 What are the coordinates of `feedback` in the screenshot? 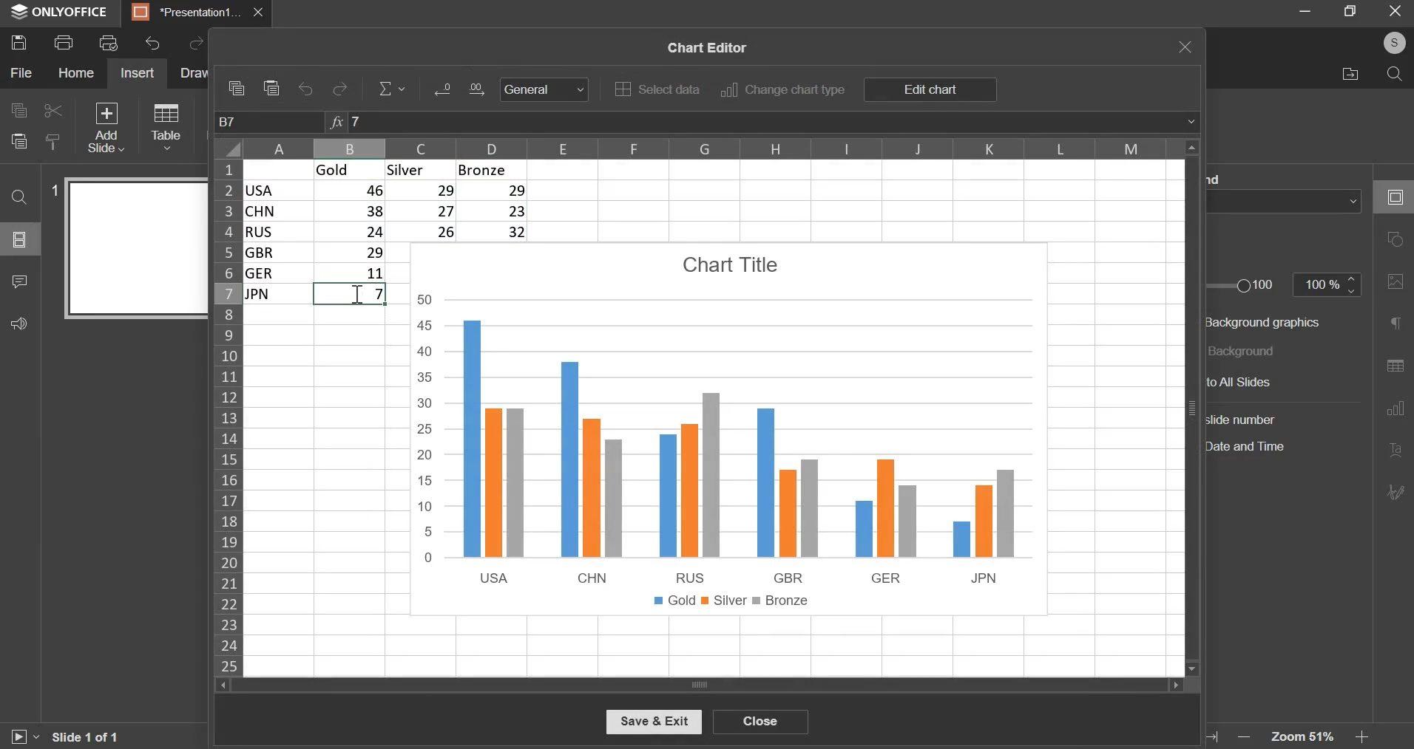 It's located at (19, 322).